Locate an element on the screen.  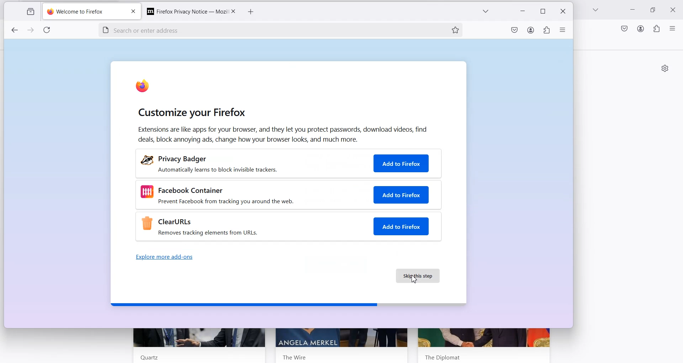
account is located at coordinates (531, 31).